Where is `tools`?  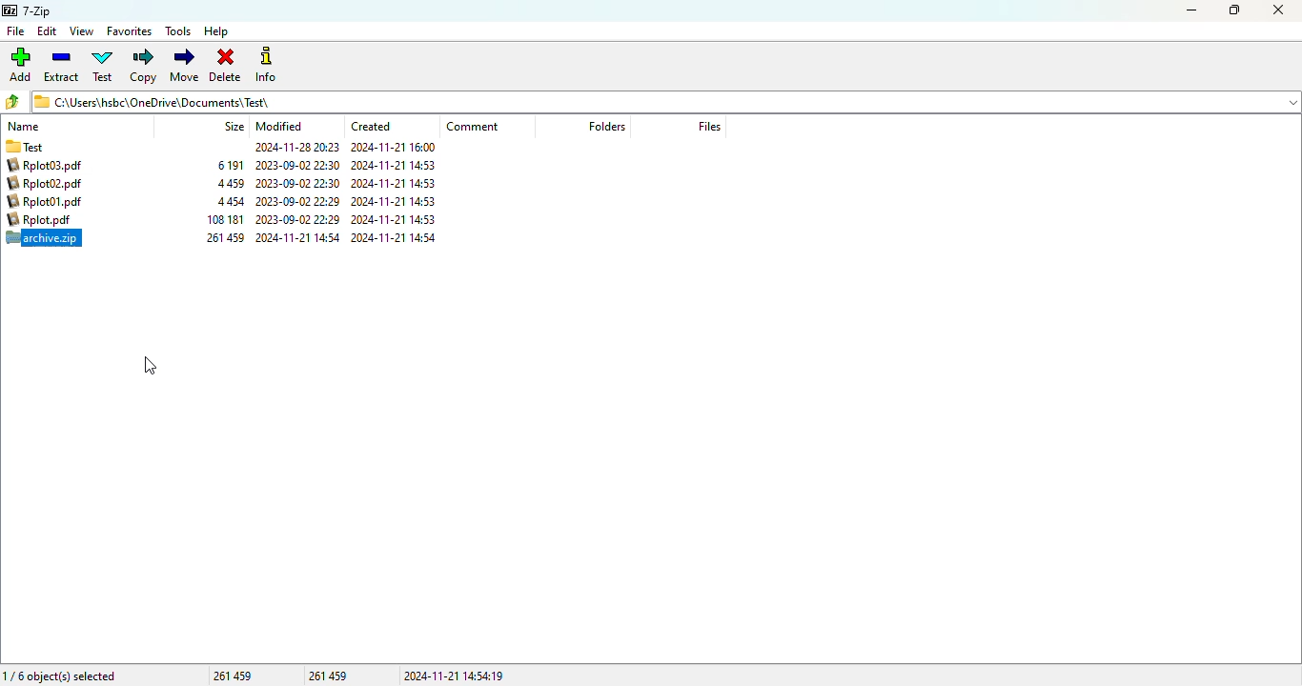
tools is located at coordinates (178, 31).